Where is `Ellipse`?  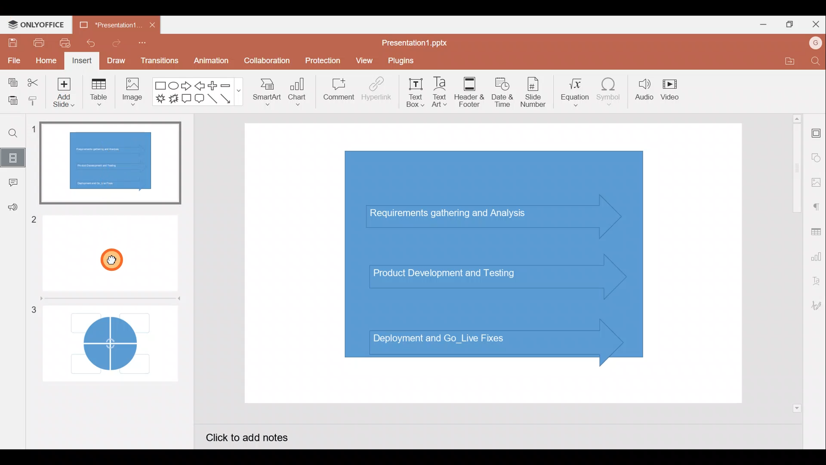
Ellipse is located at coordinates (173, 87).